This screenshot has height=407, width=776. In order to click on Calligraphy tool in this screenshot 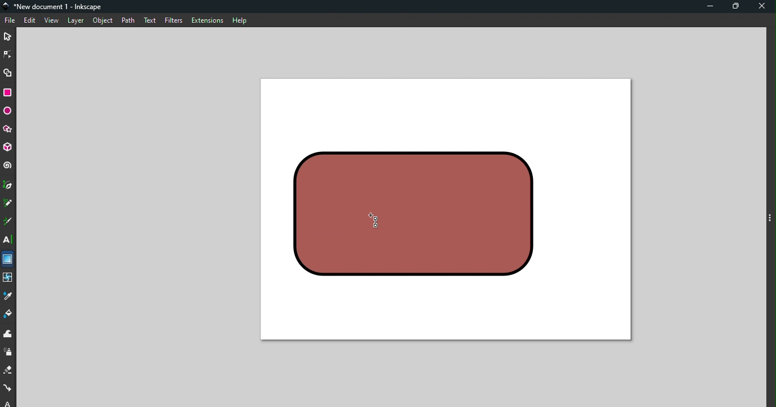, I will do `click(7, 223)`.